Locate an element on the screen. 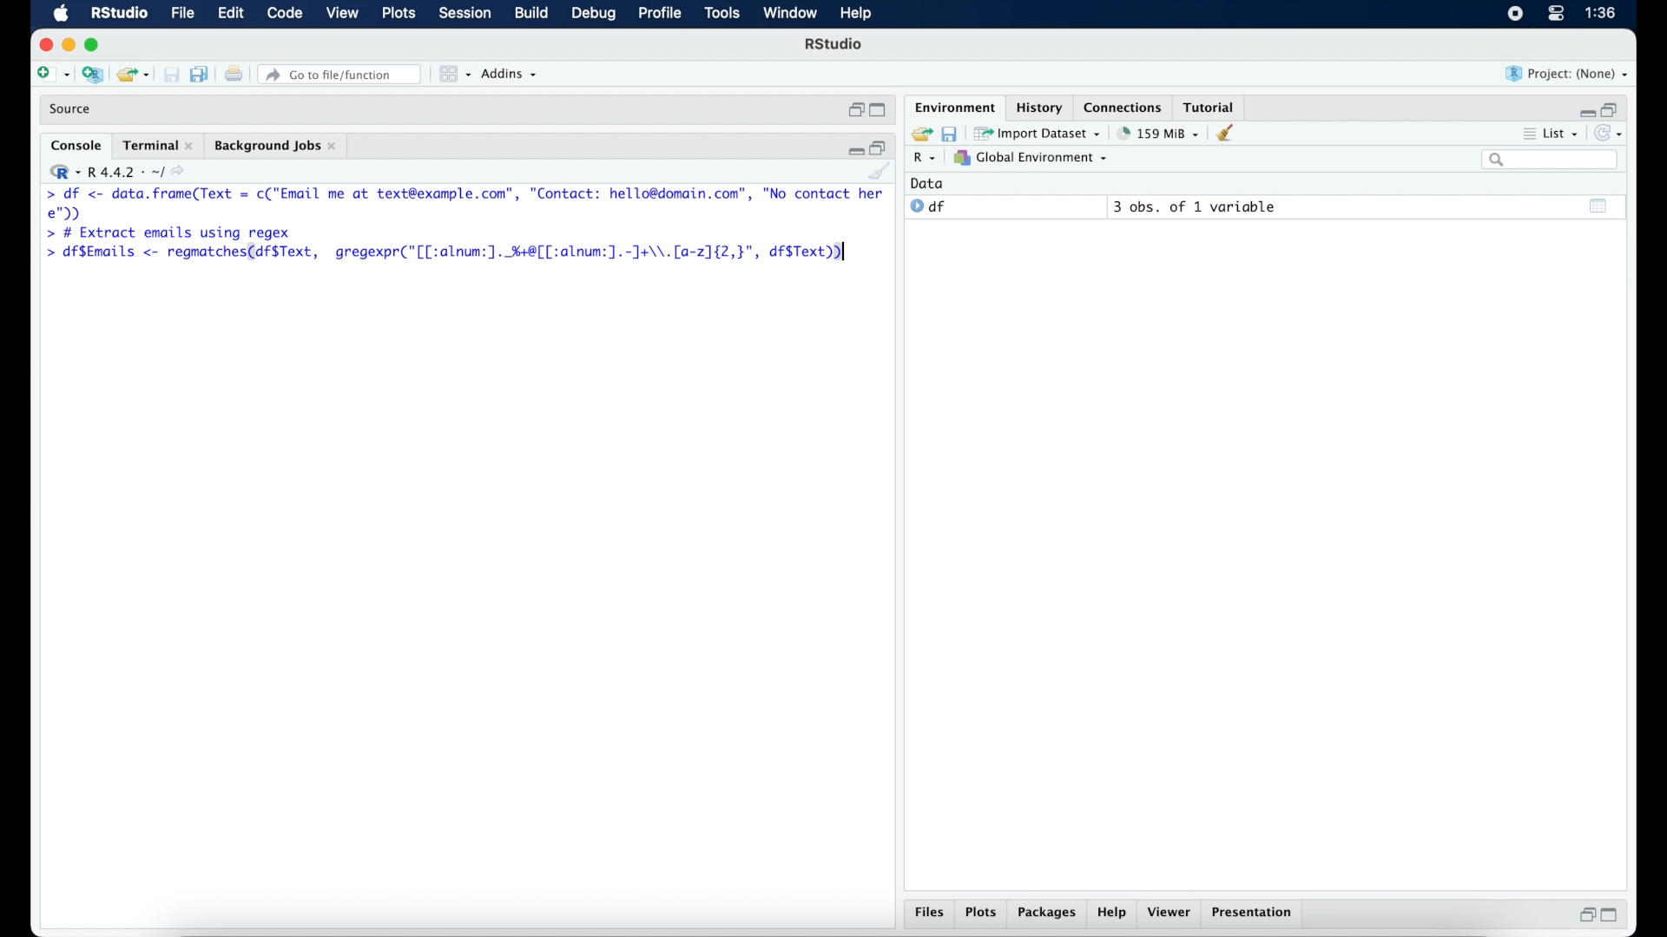  list is located at coordinates (1556, 134).